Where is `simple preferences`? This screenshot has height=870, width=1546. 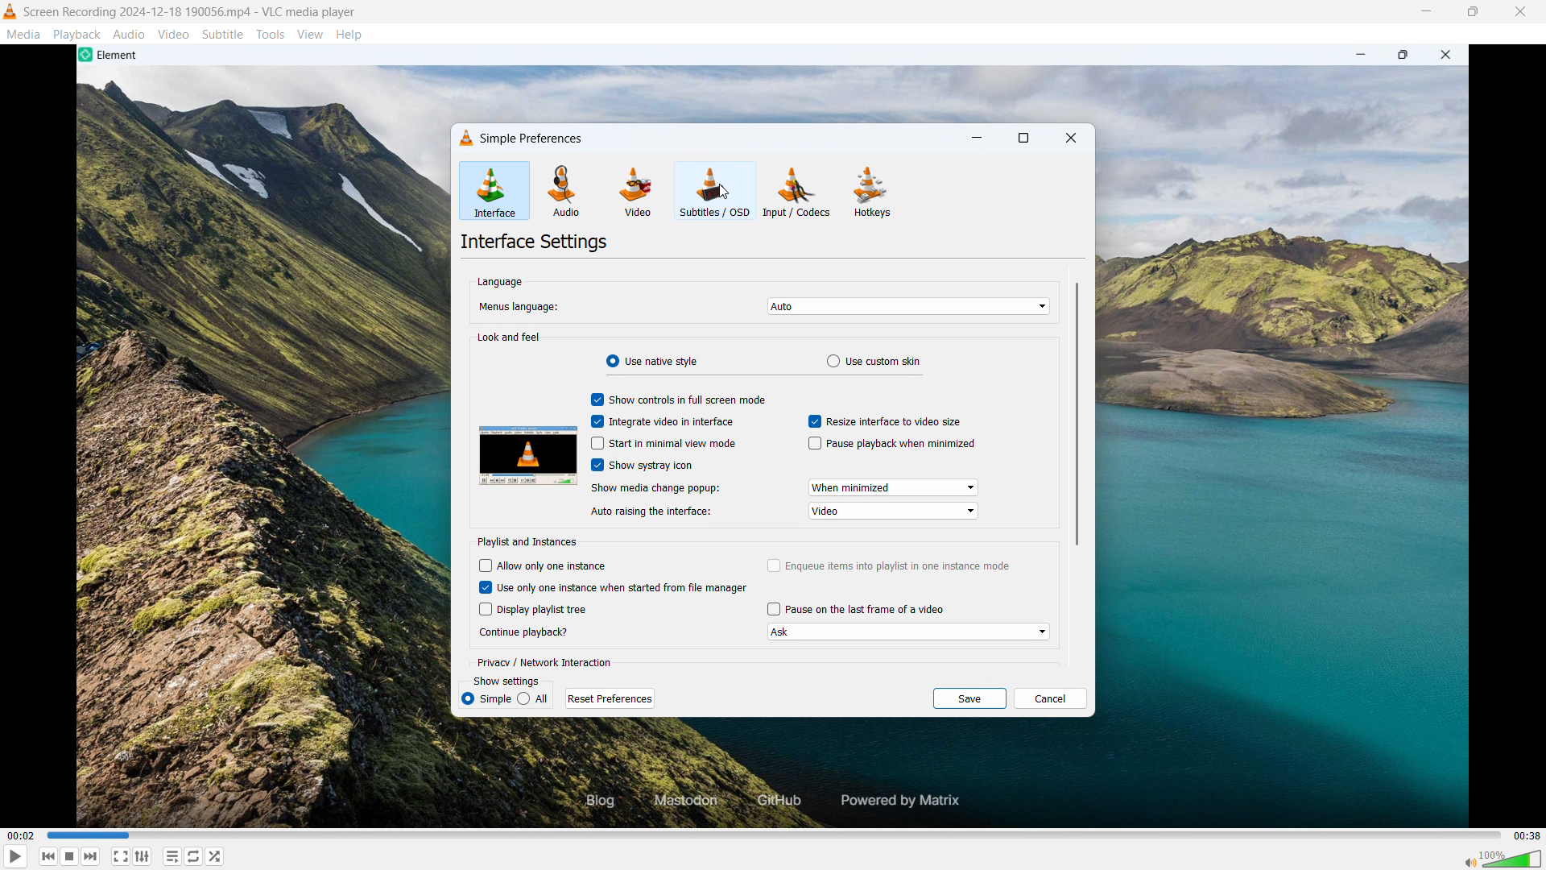 simple preferences is located at coordinates (535, 138).